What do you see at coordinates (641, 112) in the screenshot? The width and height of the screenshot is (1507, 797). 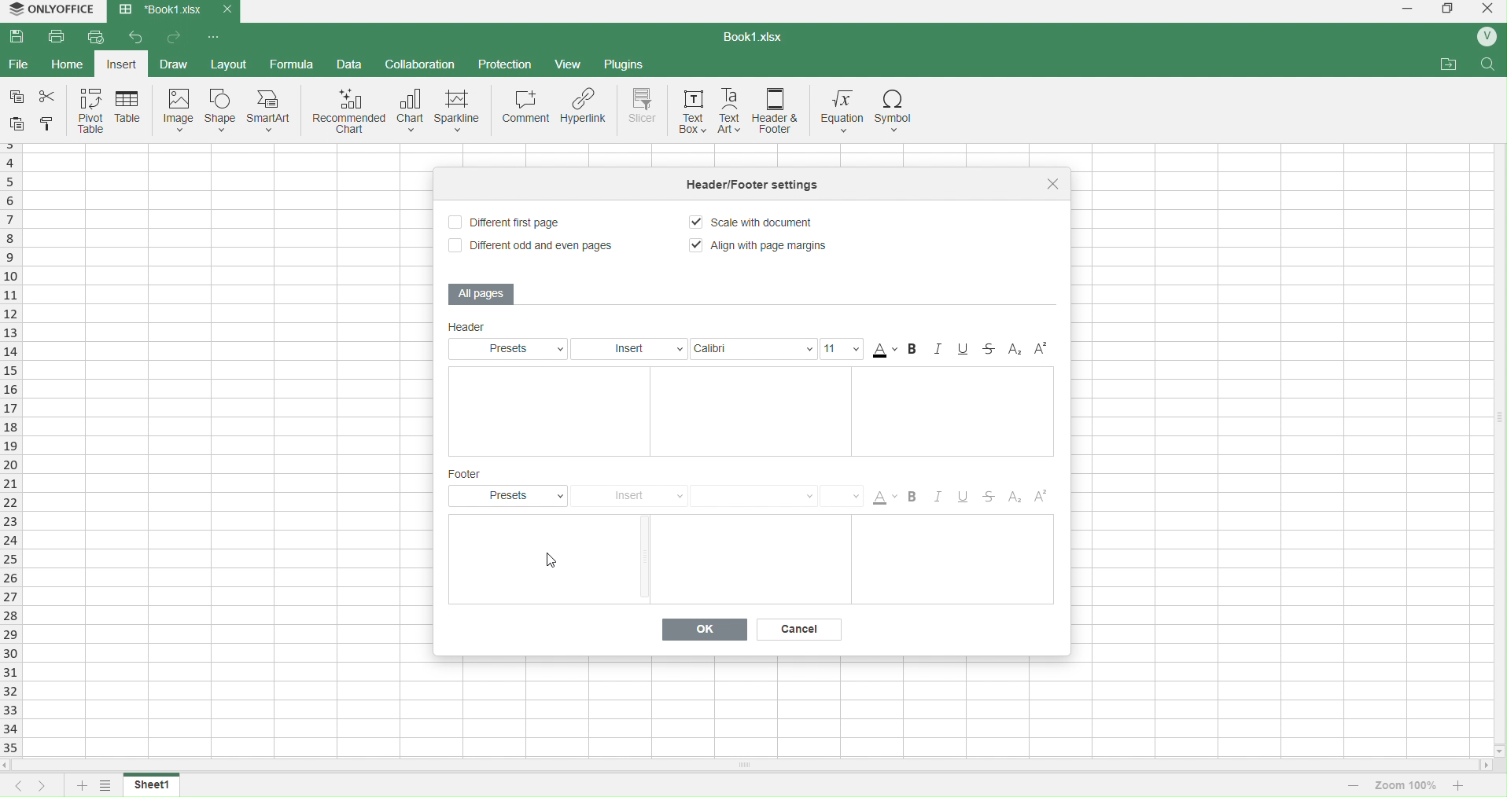 I see `slicer` at bounding box center [641, 112].